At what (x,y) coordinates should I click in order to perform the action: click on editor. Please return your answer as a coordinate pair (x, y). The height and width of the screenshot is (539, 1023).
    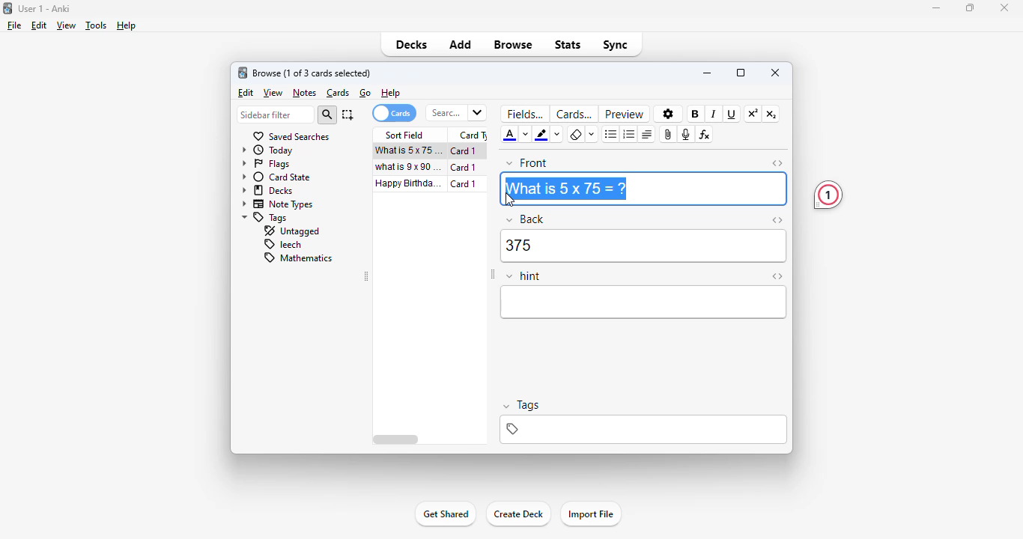
    Looking at the image, I should click on (644, 302).